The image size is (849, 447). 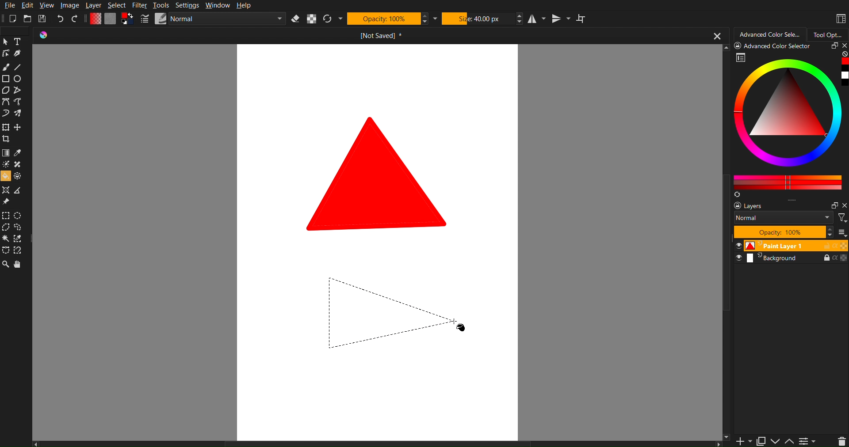 I want to click on Dropper, so click(x=18, y=154).